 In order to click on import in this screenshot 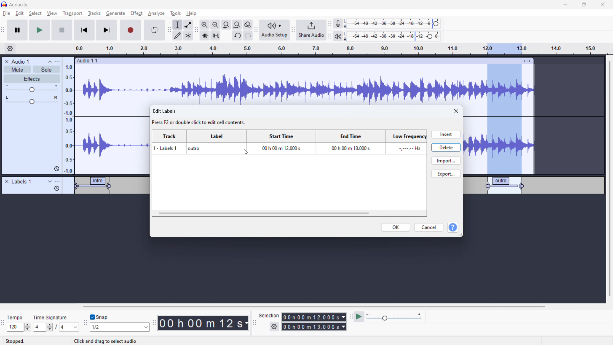, I will do `click(446, 160)`.